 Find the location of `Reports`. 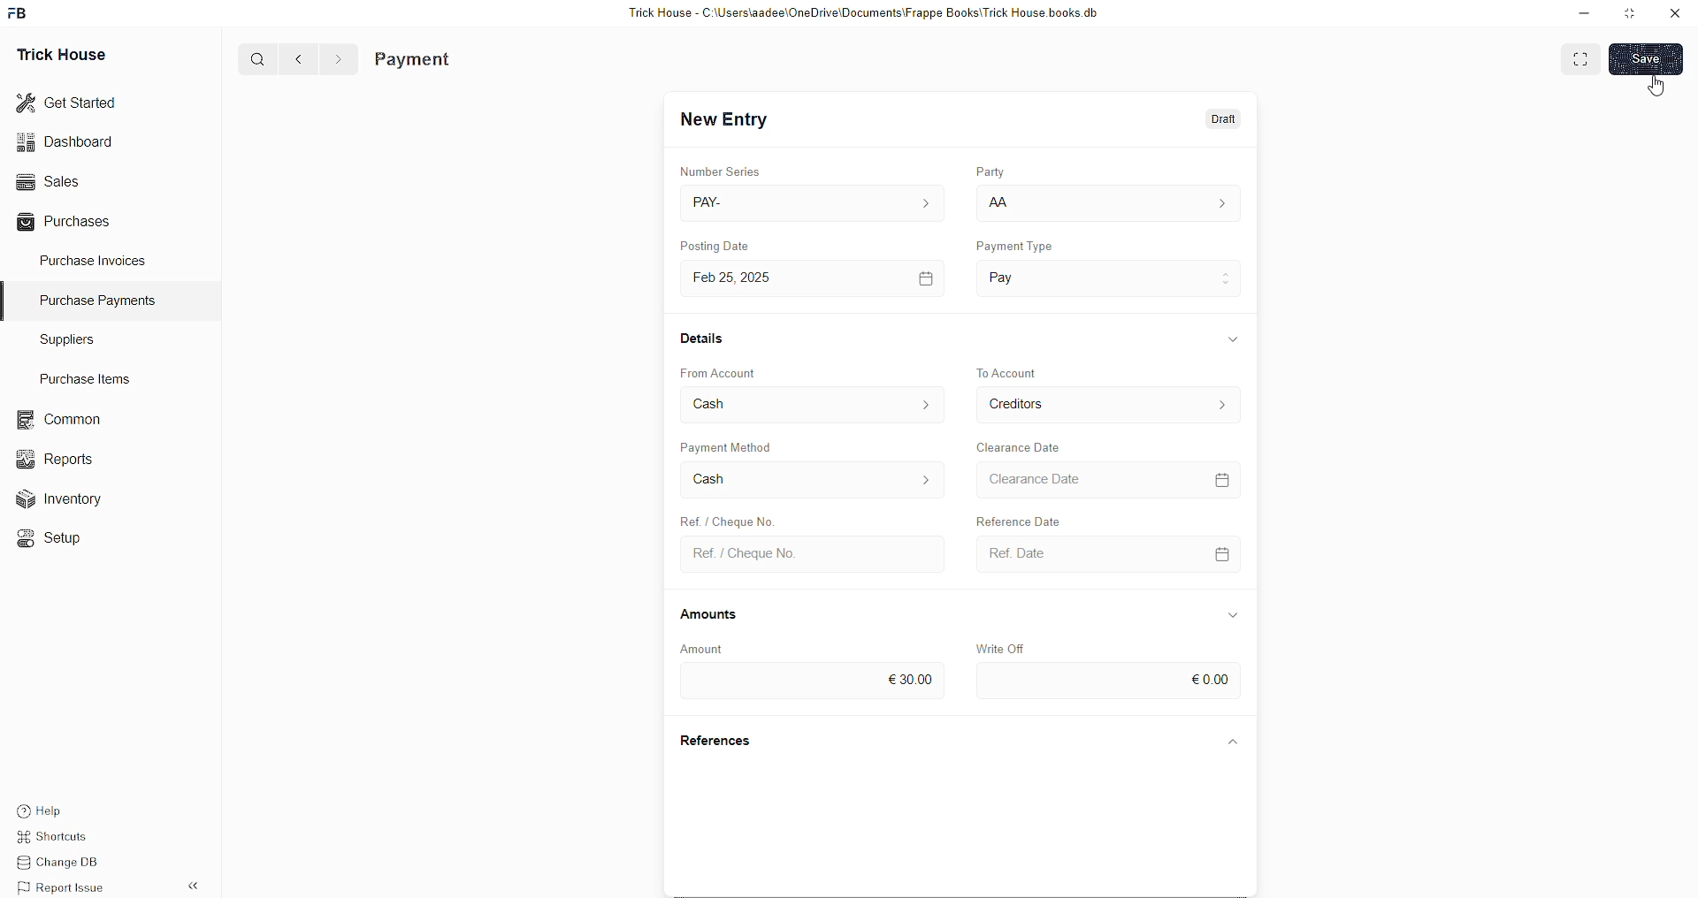

Reports is located at coordinates (61, 457).